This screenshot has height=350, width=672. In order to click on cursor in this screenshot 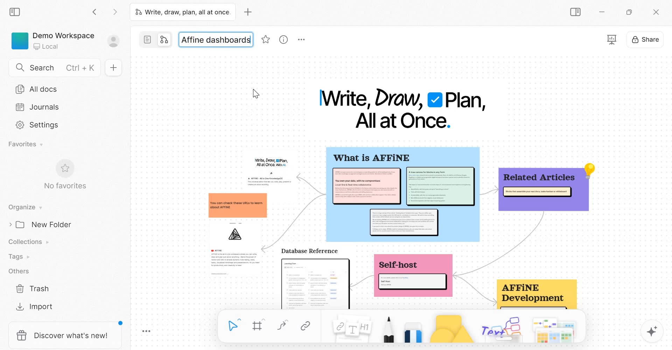, I will do `click(253, 93)`.